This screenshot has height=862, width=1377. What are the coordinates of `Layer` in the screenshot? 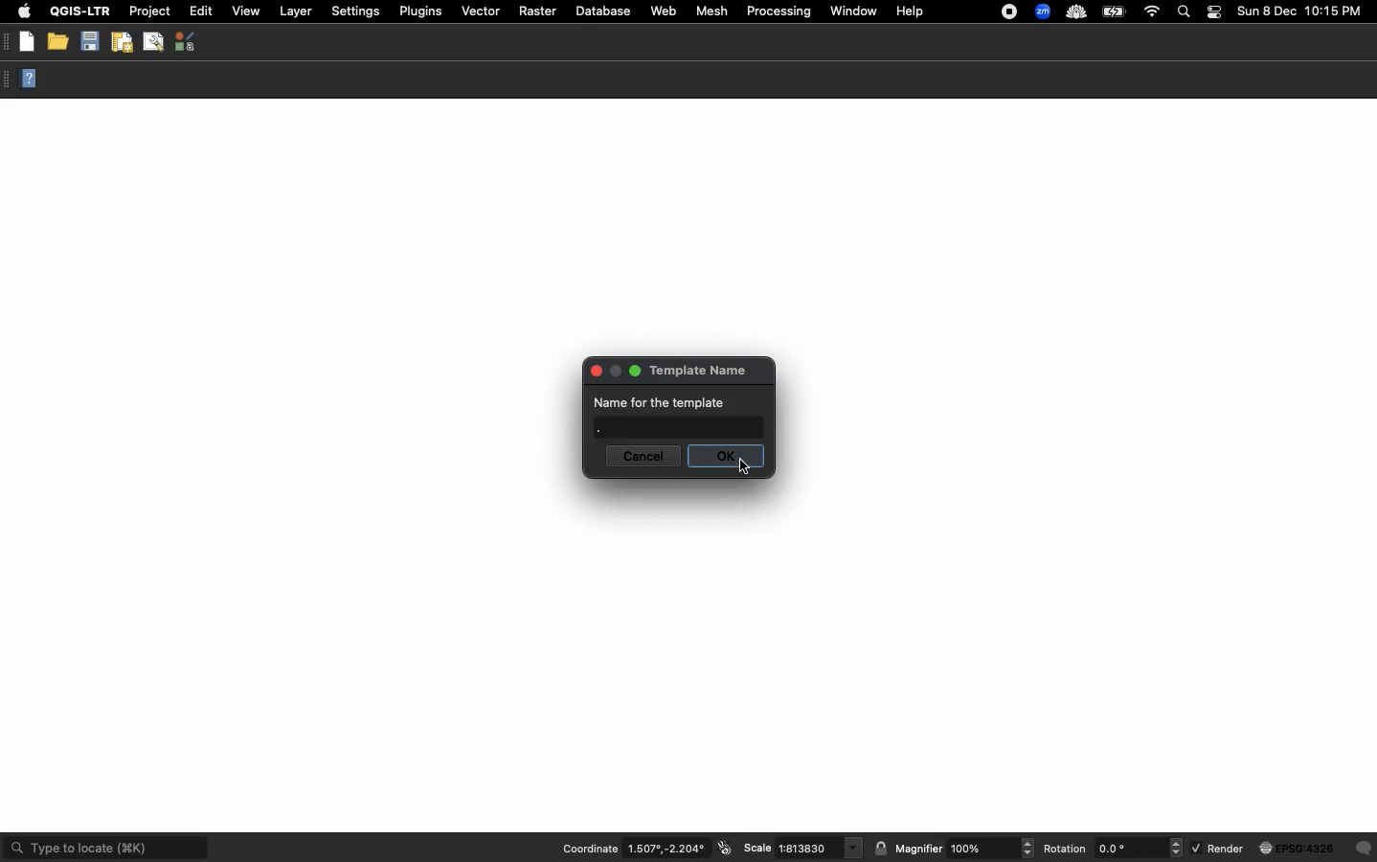 It's located at (295, 11).